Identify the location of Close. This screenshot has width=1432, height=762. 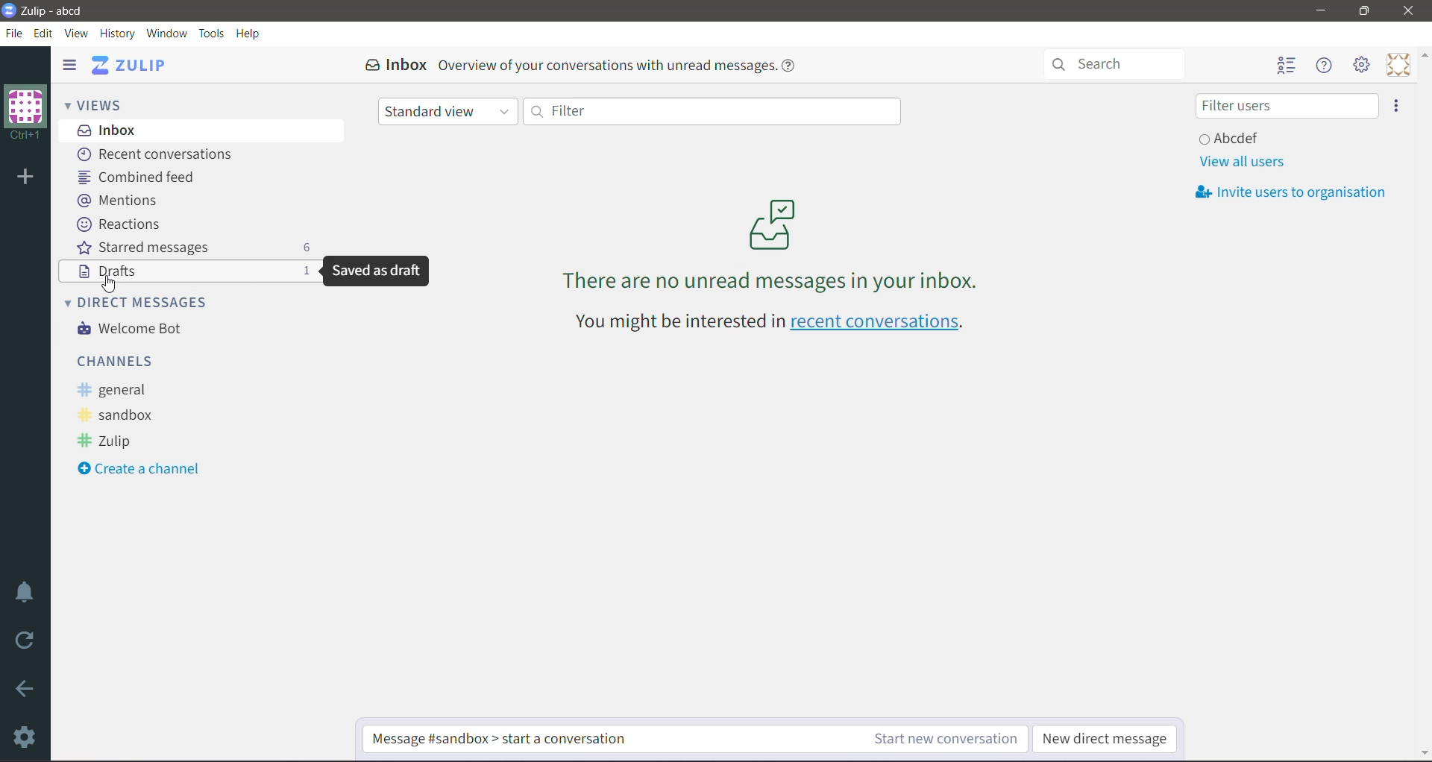
(1410, 11).